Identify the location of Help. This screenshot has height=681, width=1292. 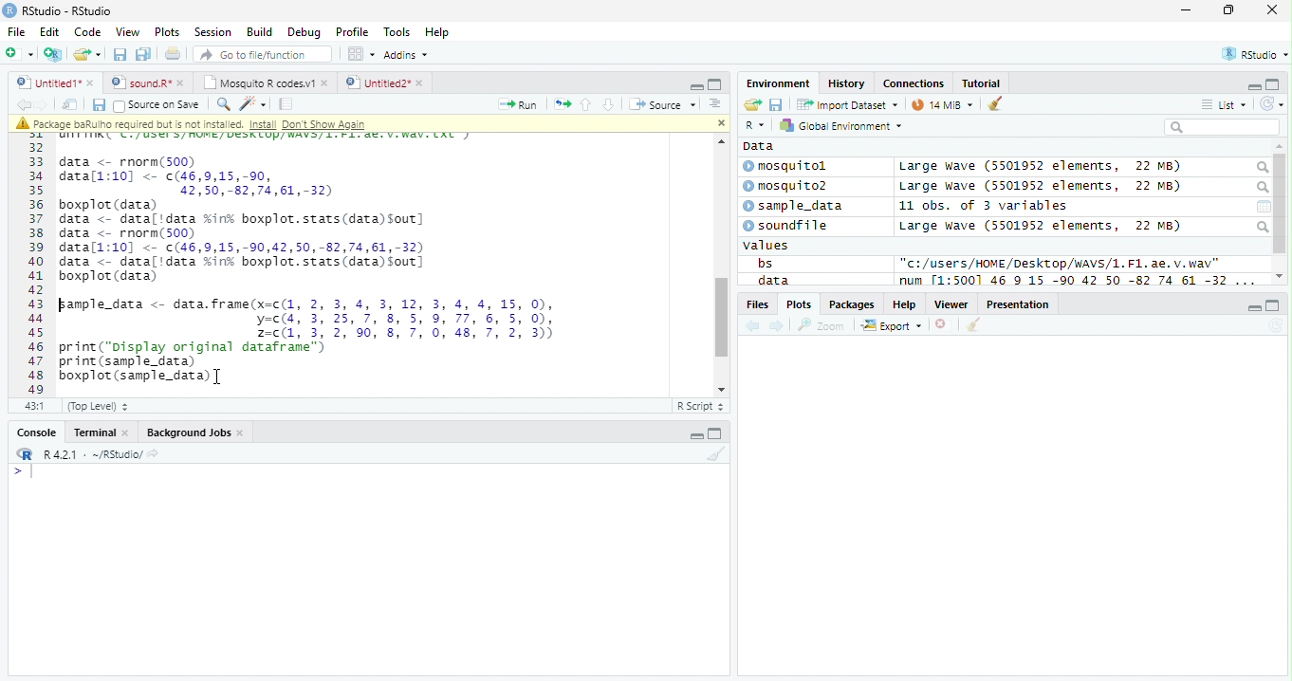
(439, 32).